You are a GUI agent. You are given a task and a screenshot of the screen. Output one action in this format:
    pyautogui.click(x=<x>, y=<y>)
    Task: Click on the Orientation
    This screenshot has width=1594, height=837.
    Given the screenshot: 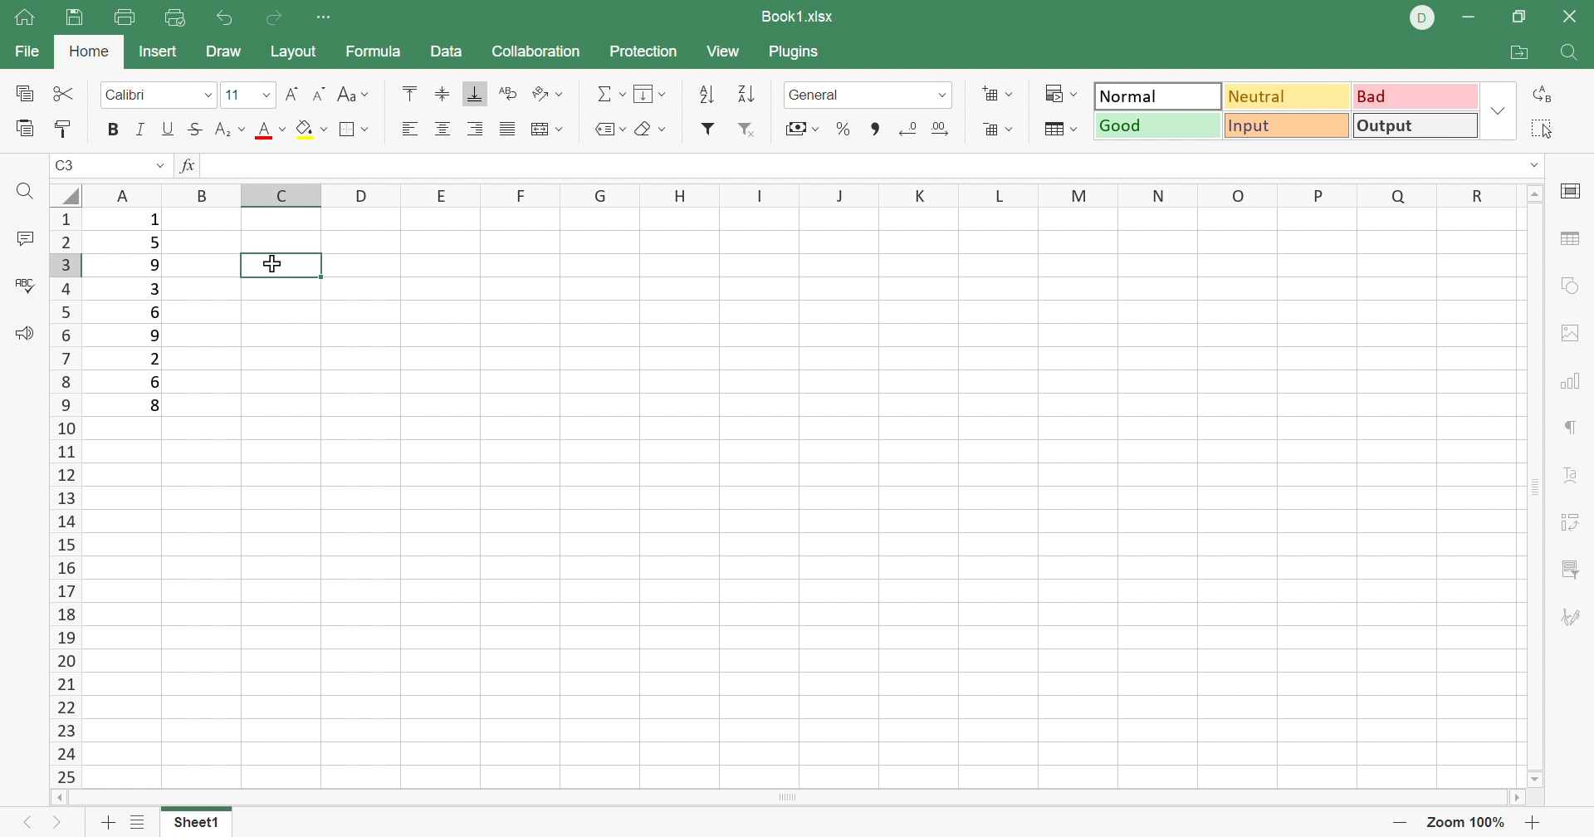 What is the action you would take?
    pyautogui.click(x=550, y=96)
    